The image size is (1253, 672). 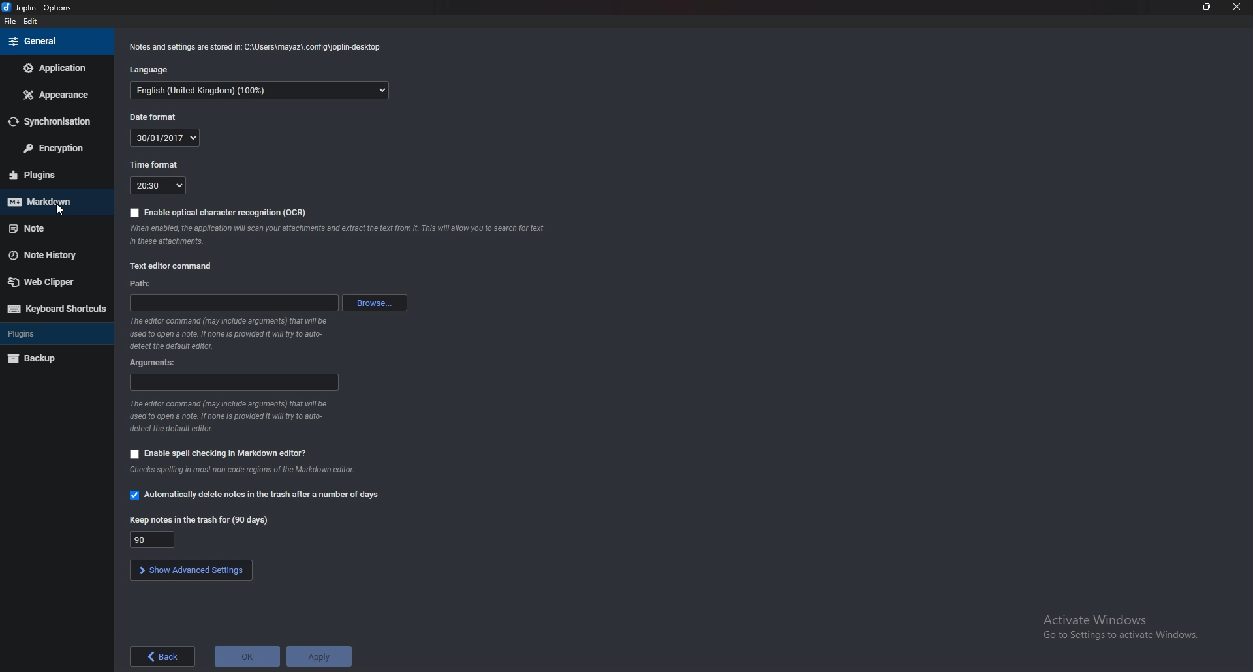 I want to click on General, so click(x=54, y=42).